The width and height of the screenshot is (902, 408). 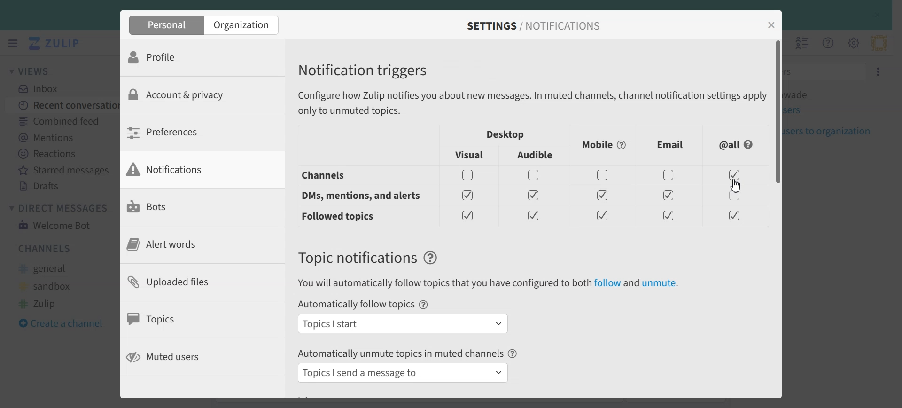 What do you see at coordinates (190, 132) in the screenshot?
I see `Preferences` at bounding box center [190, 132].